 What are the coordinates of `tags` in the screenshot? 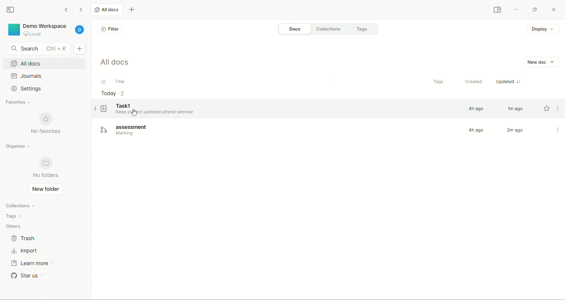 It's located at (366, 28).